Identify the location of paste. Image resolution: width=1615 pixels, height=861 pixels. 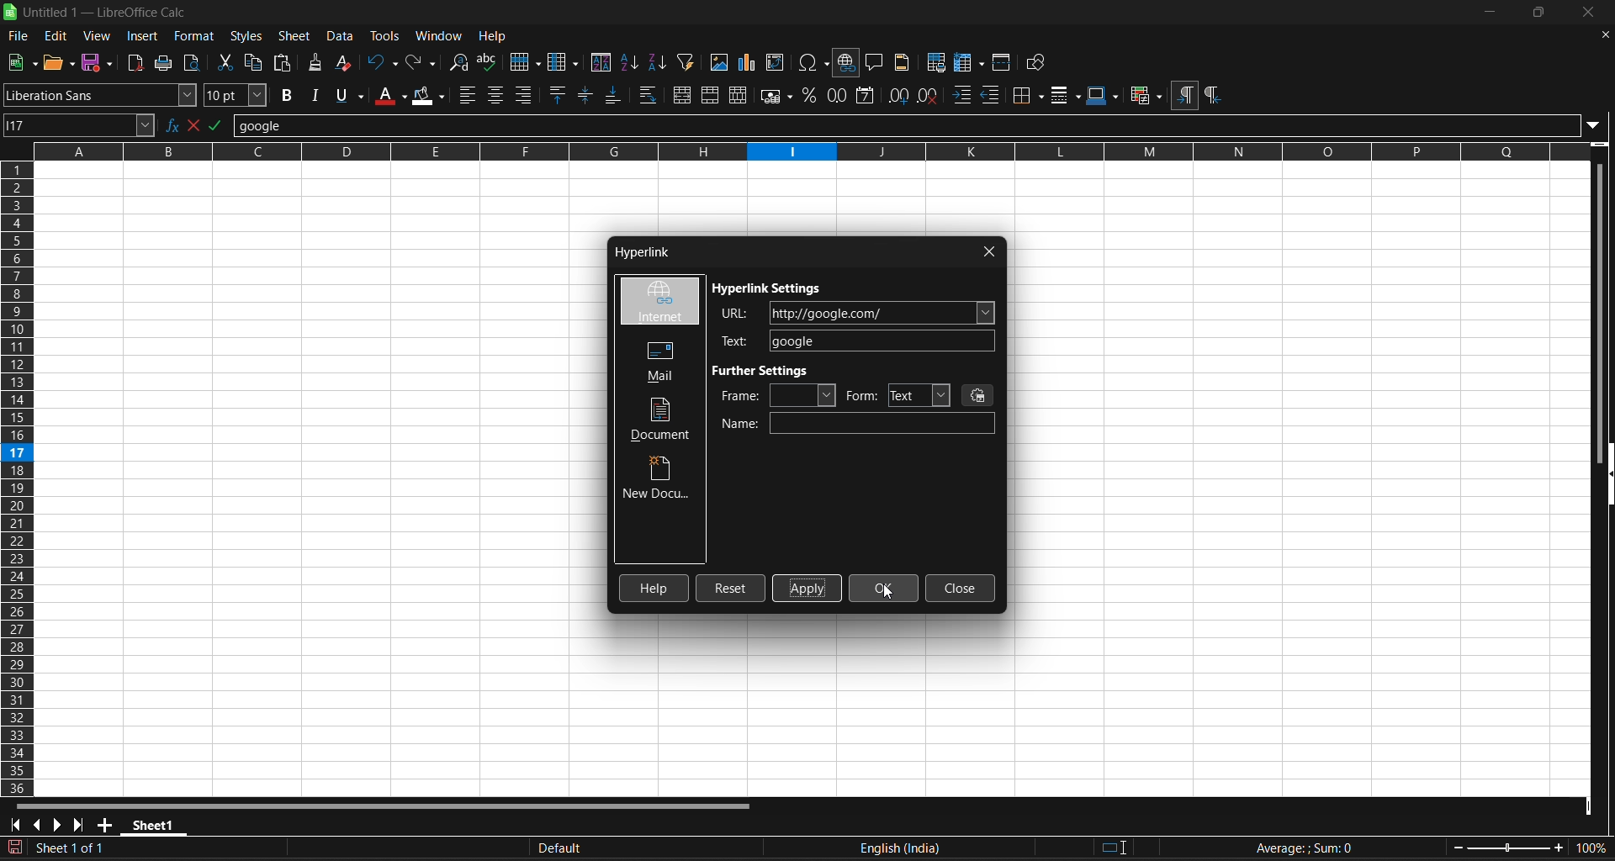
(283, 61).